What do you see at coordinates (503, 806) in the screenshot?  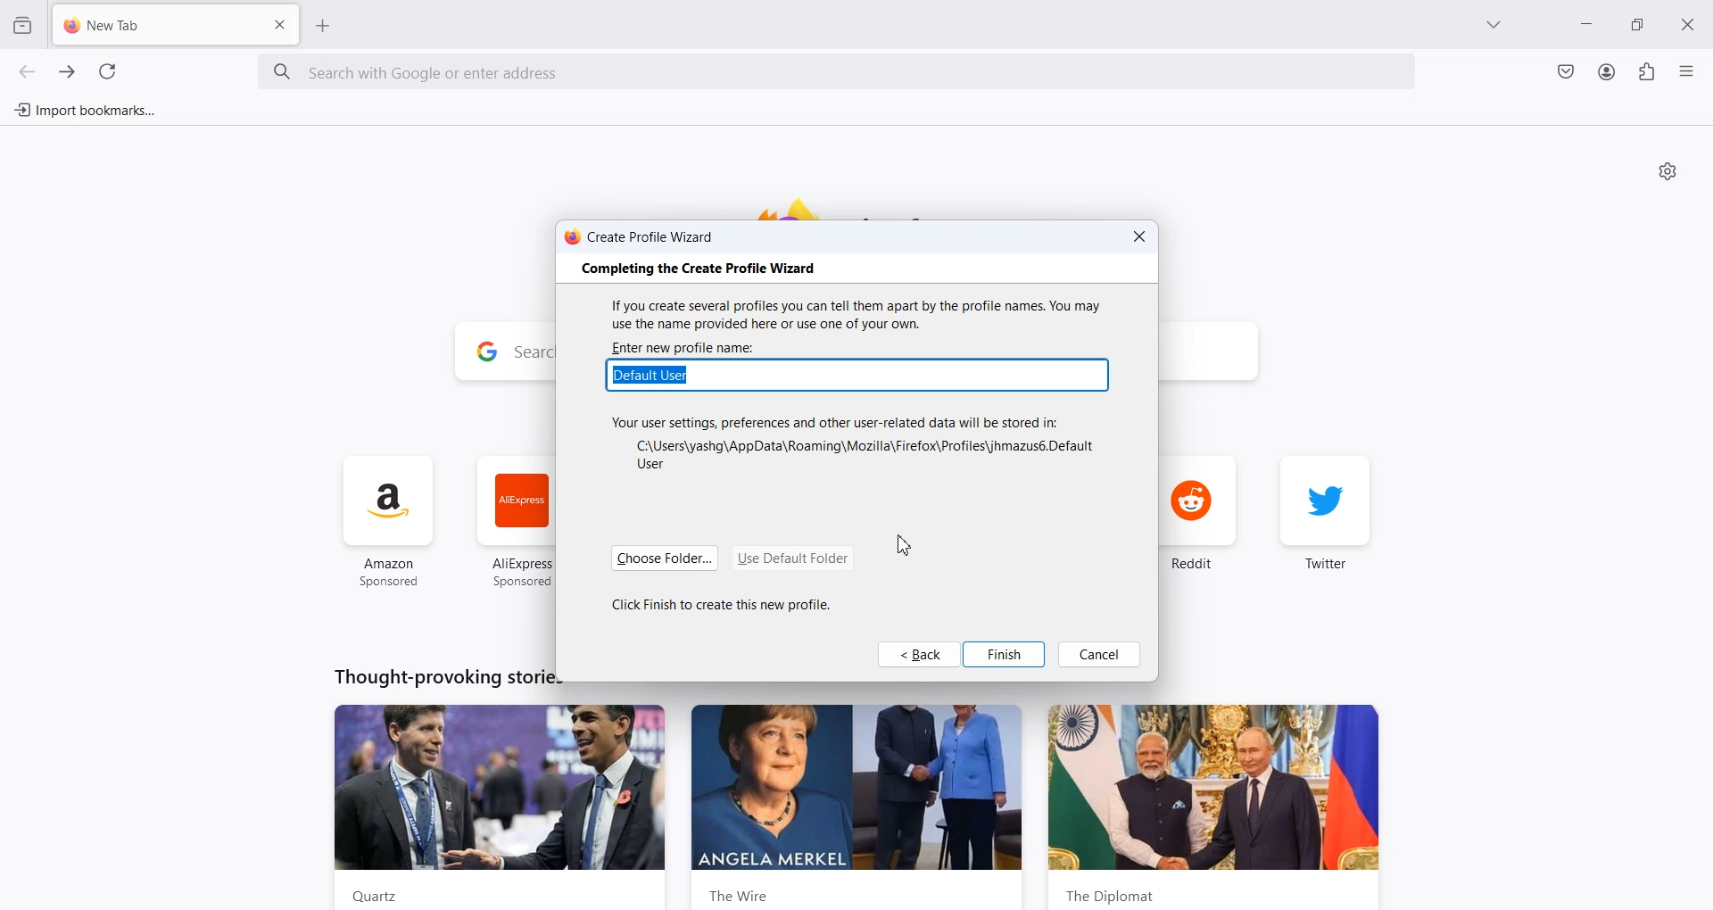 I see `Quartz` at bounding box center [503, 806].